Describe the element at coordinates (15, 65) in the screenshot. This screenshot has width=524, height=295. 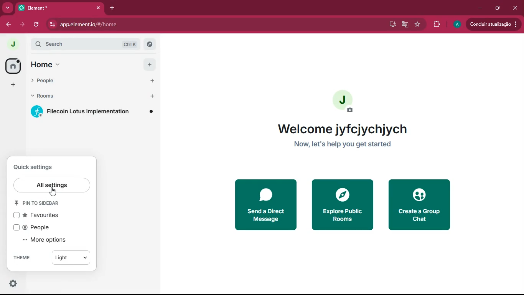
I see `home` at that location.